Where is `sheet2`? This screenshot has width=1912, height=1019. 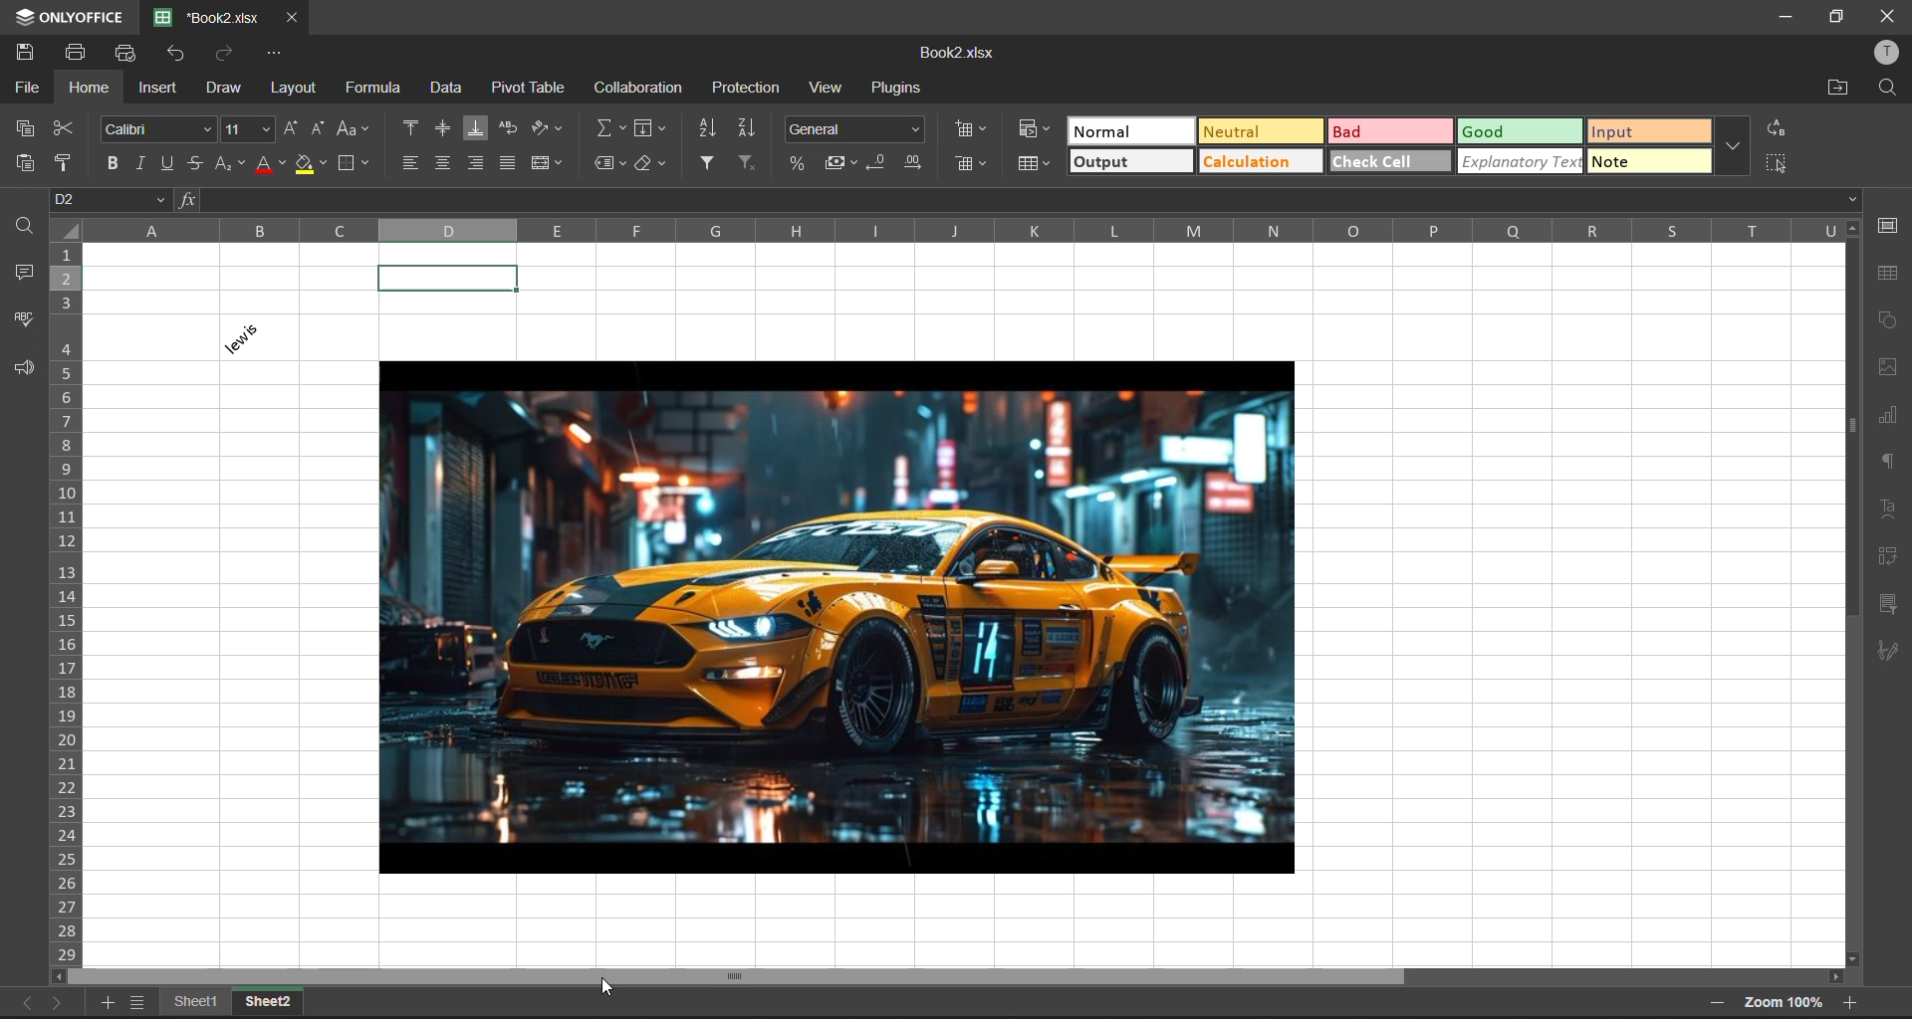
sheet2 is located at coordinates (273, 1002).